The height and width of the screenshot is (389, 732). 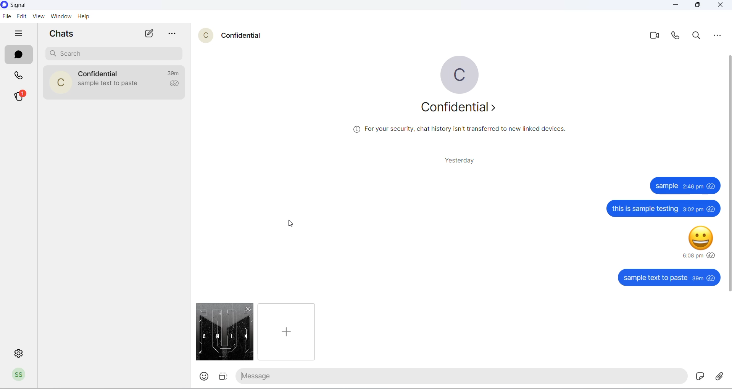 I want to click on window, so click(x=61, y=17).